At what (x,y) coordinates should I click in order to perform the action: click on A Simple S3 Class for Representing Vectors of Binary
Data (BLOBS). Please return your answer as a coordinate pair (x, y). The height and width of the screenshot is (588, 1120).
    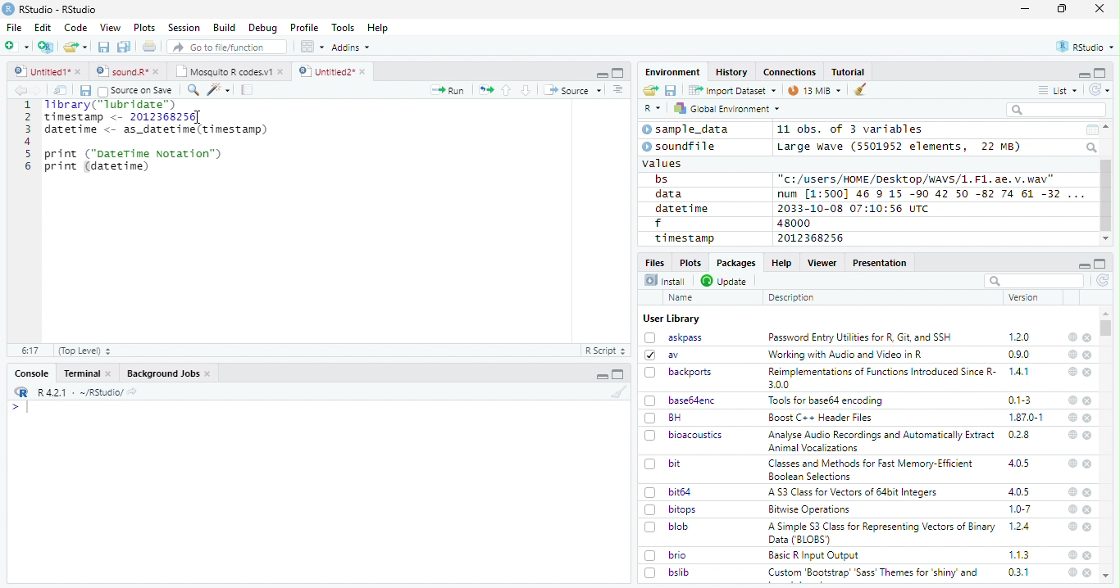
    Looking at the image, I should click on (883, 532).